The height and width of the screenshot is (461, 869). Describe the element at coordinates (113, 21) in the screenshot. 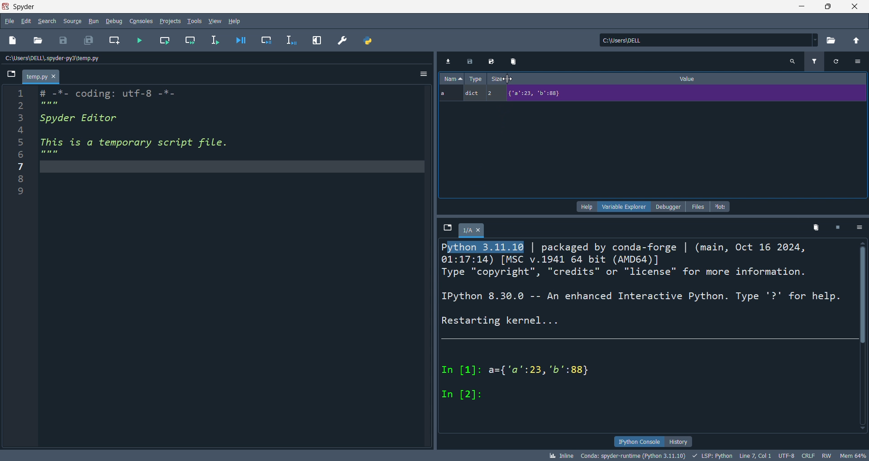

I see `debug` at that location.